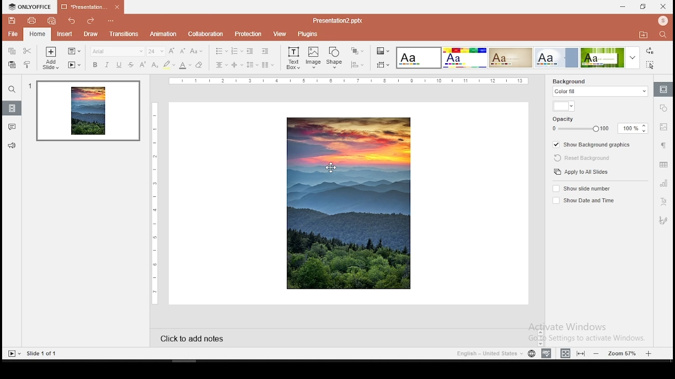  Describe the element at coordinates (419, 57) in the screenshot. I see `theme ` at that location.